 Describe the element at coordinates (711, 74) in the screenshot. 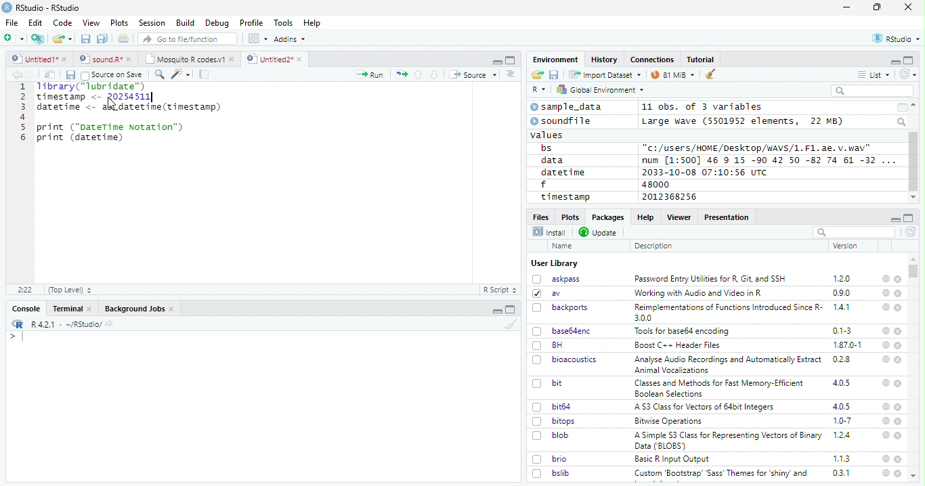

I see `clear workspace` at that location.